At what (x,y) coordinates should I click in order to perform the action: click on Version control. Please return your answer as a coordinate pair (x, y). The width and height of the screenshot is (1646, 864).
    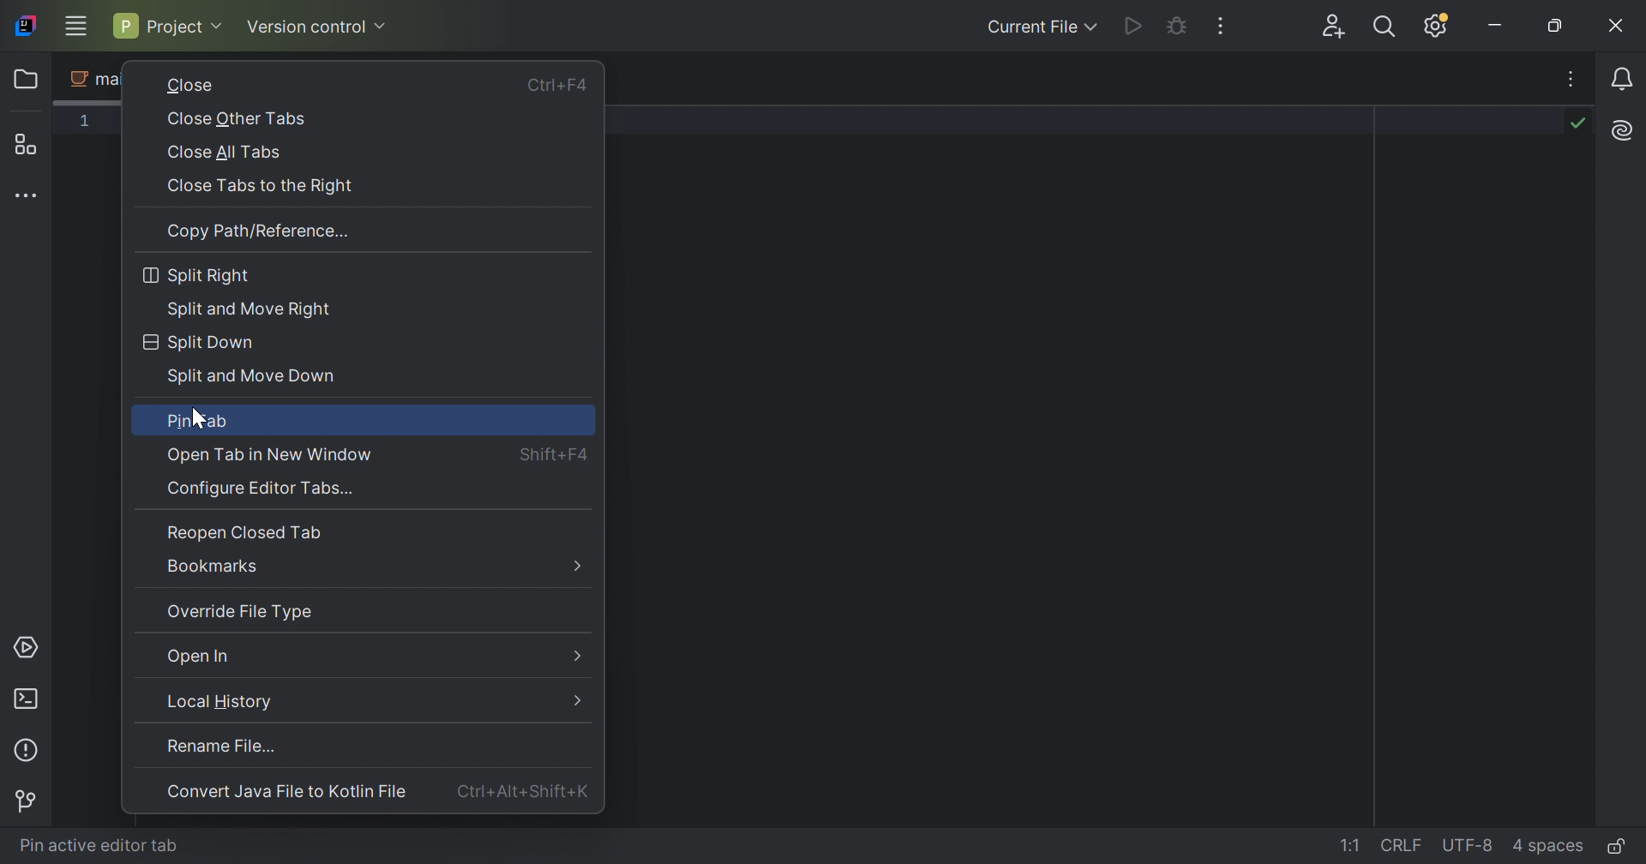
    Looking at the image, I should click on (318, 29).